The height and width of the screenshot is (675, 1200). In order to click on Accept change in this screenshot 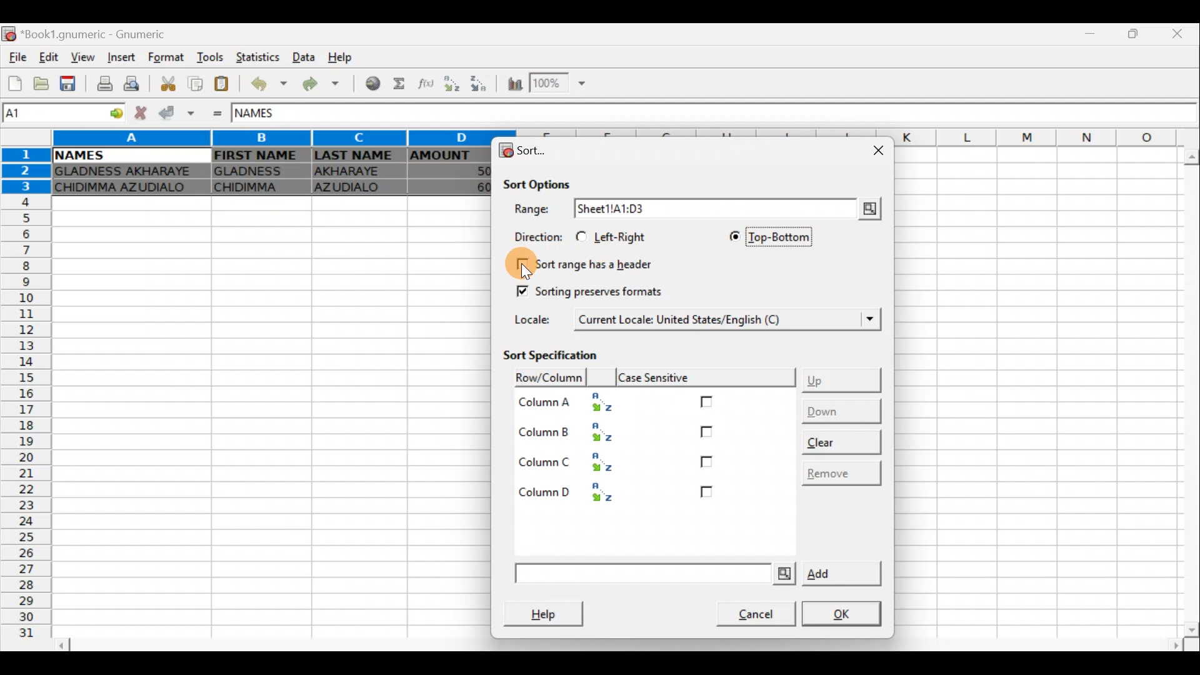, I will do `click(175, 113)`.